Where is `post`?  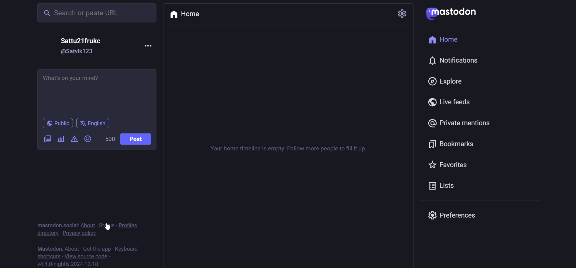 post is located at coordinates (139, 139).